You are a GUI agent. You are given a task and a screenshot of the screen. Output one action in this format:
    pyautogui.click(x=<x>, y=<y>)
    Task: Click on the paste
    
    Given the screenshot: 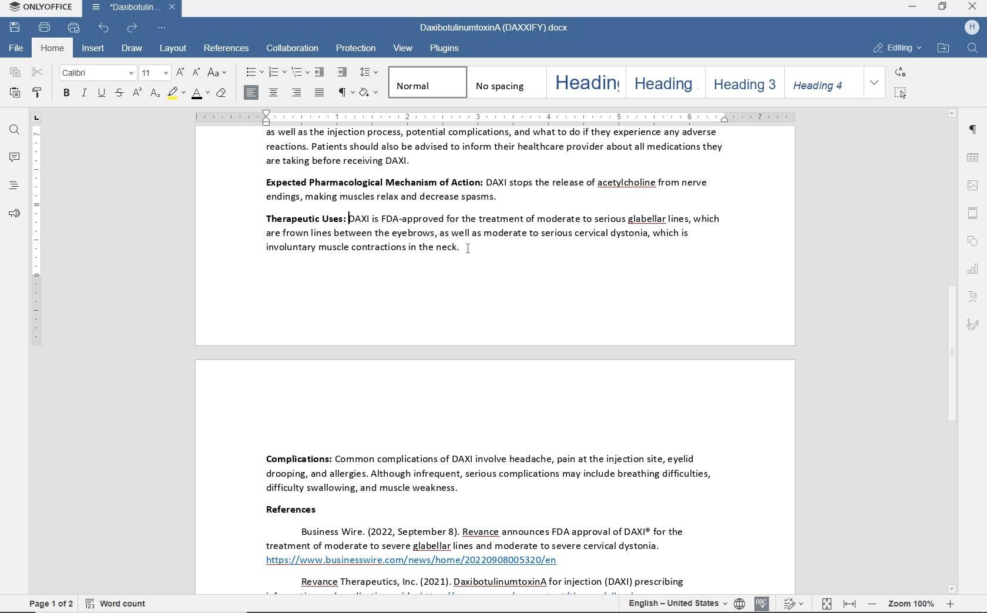 What is the action you would take?
    pyautogui.click(x=15, y=94)
    